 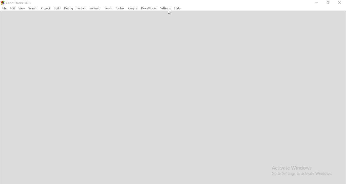 What do you see at coordinates (109, 9) in the screenshot?
I see `Tools` at bounding box center [109, 9].